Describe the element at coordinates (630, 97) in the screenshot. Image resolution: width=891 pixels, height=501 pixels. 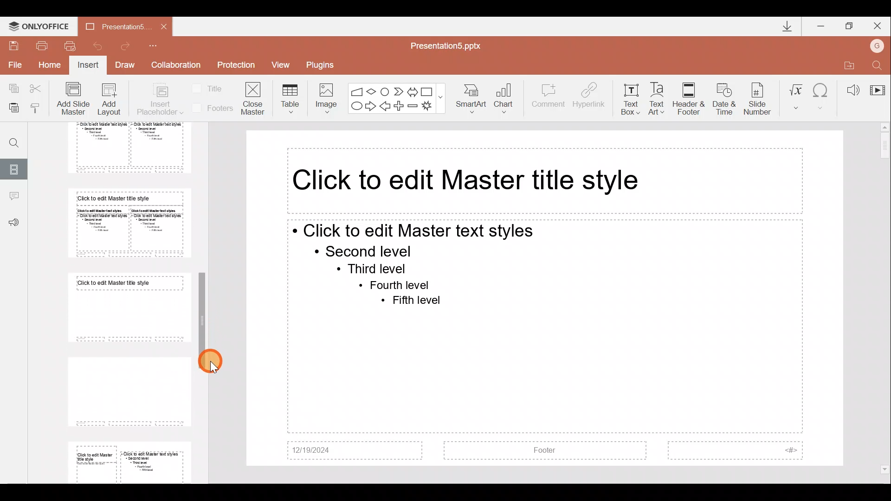
I see `Text box` at that location.